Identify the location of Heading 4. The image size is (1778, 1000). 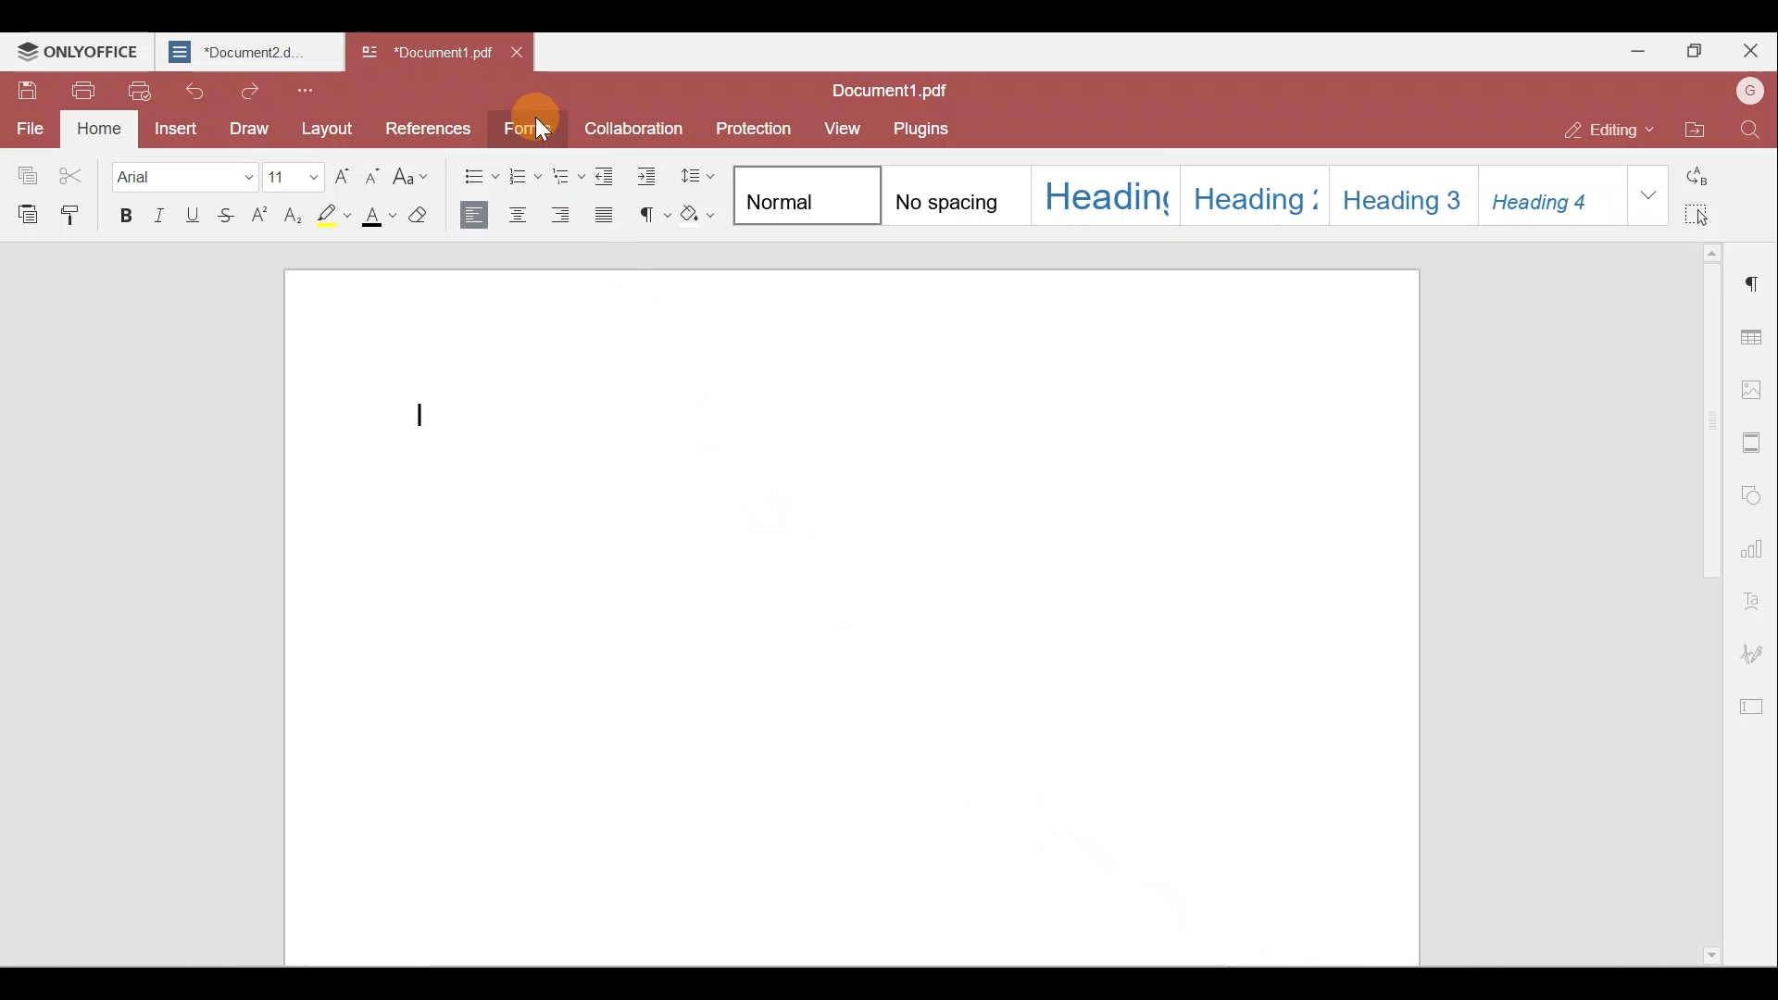
(1551, 195).